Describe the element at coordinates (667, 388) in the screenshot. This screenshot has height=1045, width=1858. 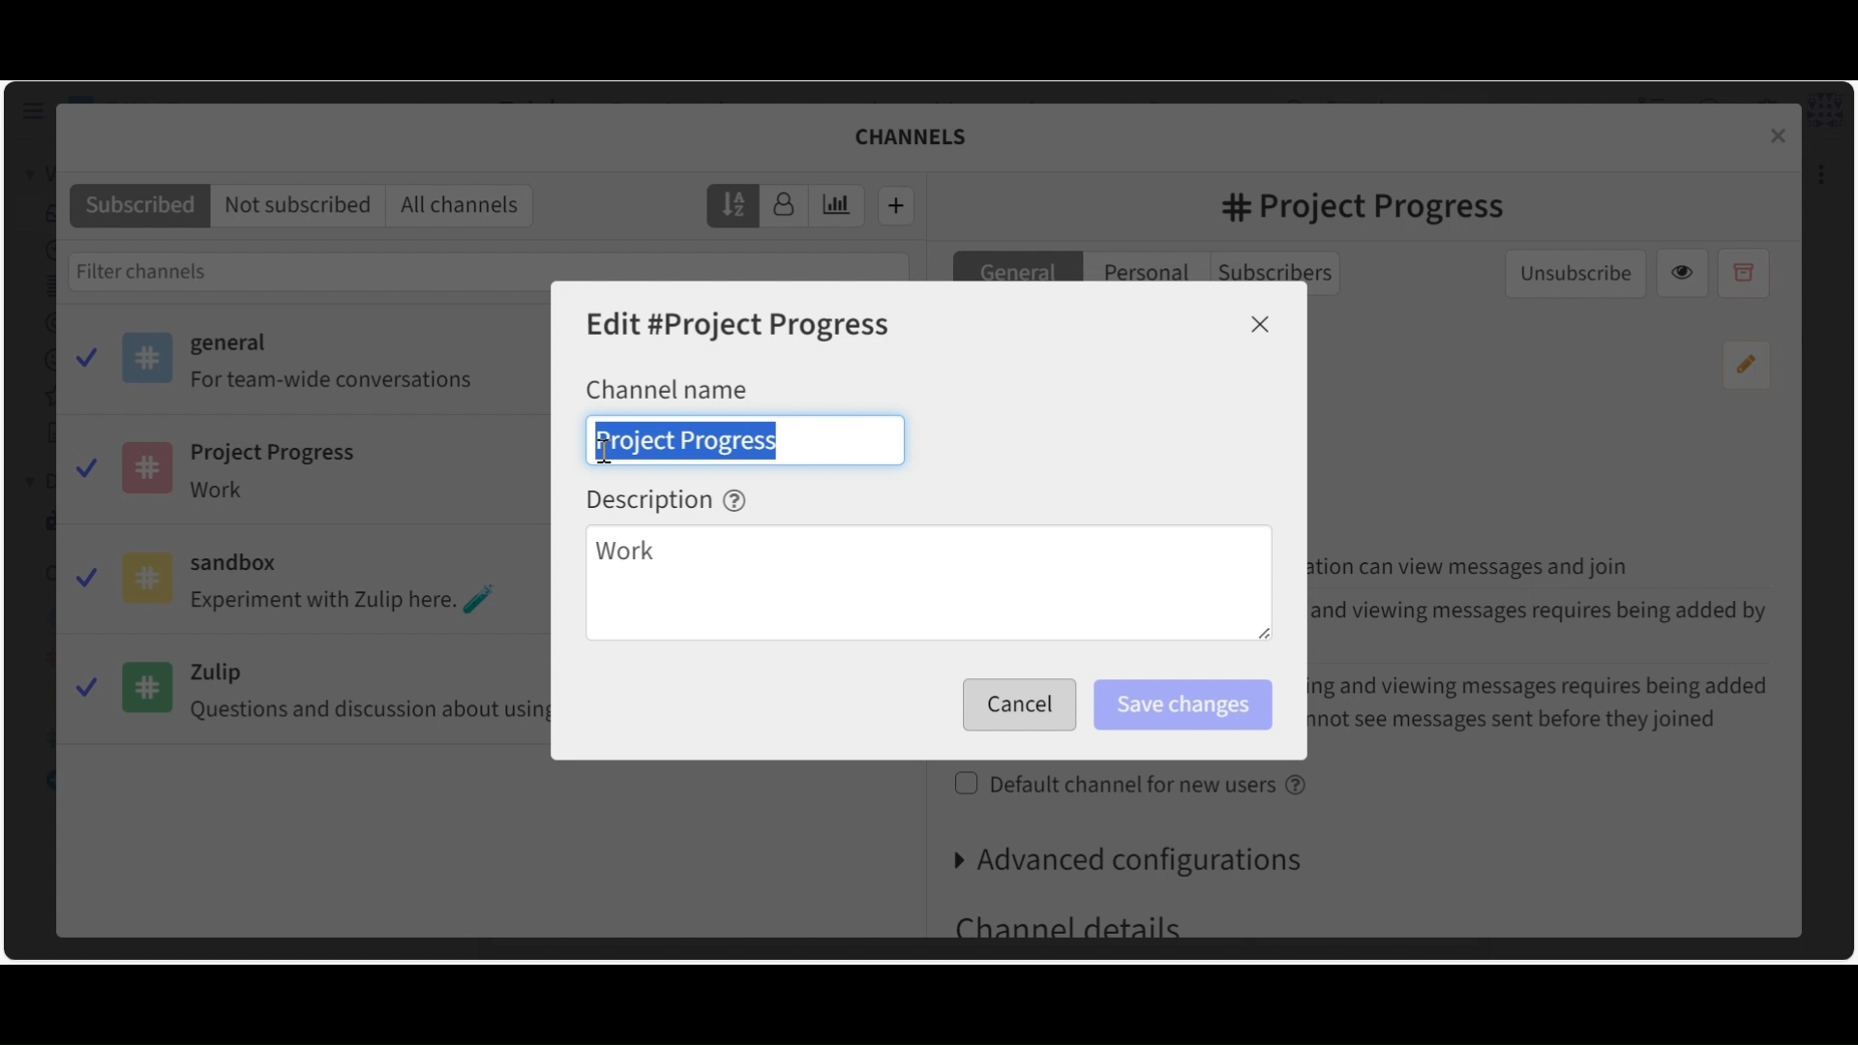
I see `Channel Name` at that location.